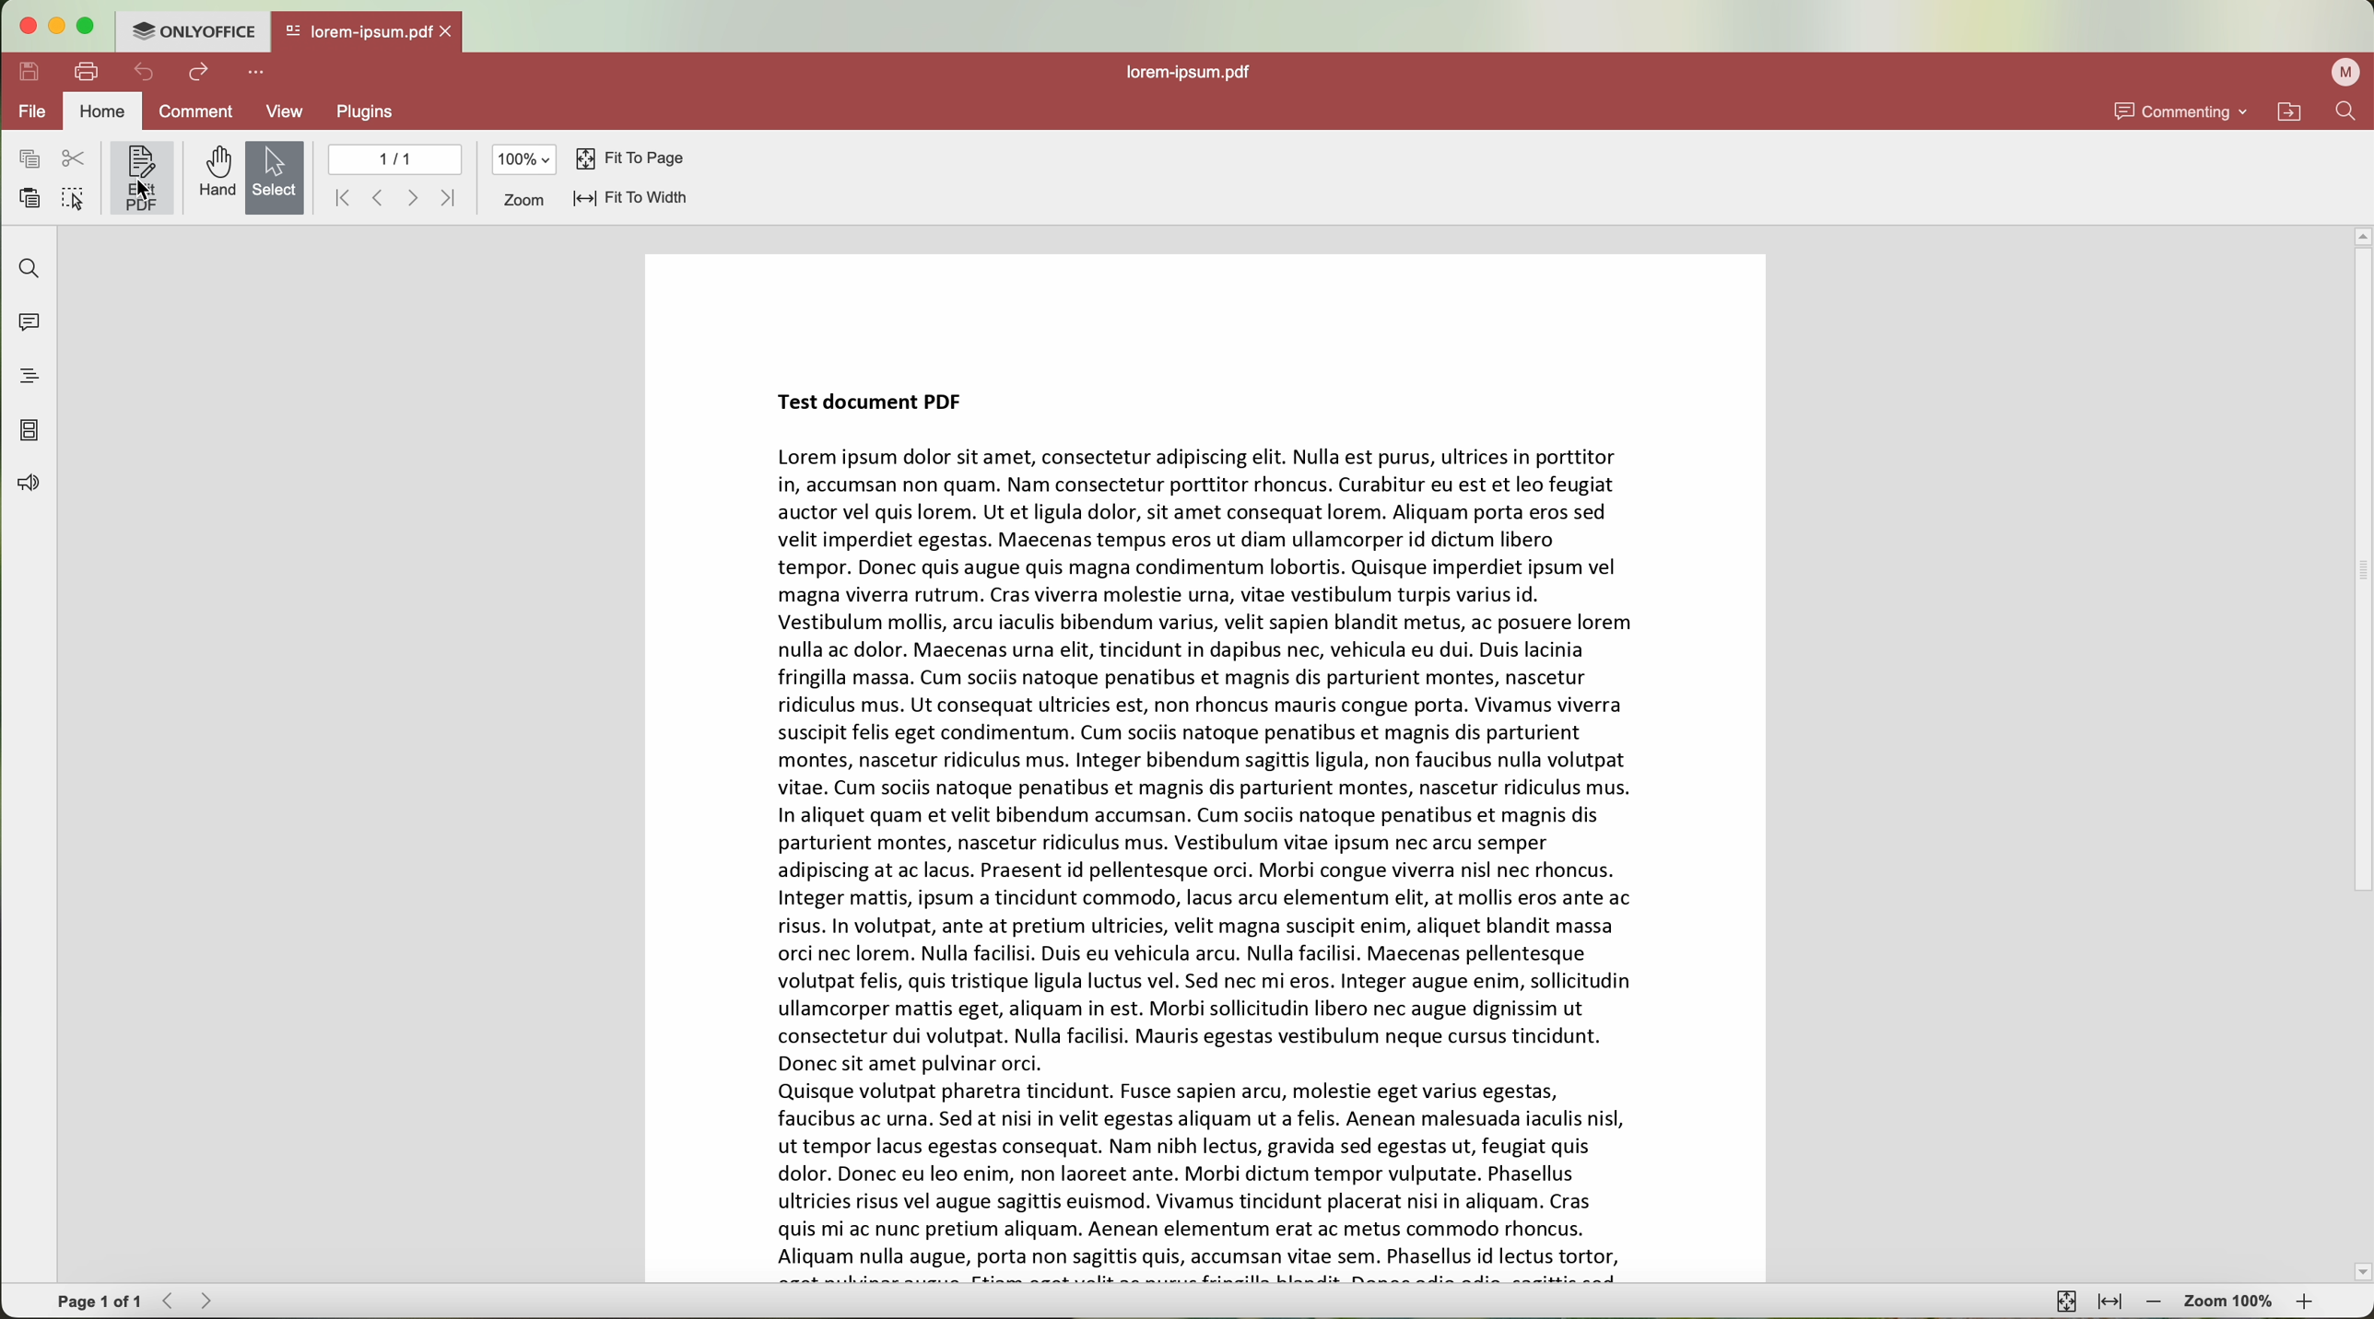 The width and height of the screenshot is (2374, 1319). Describe the element at coordinates (61, 28) in the screenshot. I see `minimize program` at that location.